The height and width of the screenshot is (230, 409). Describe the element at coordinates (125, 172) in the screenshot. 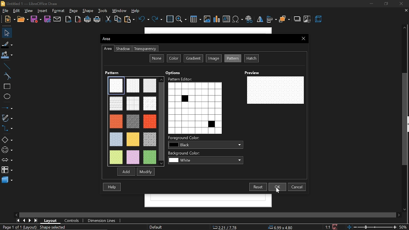

I see `add ` at that location.